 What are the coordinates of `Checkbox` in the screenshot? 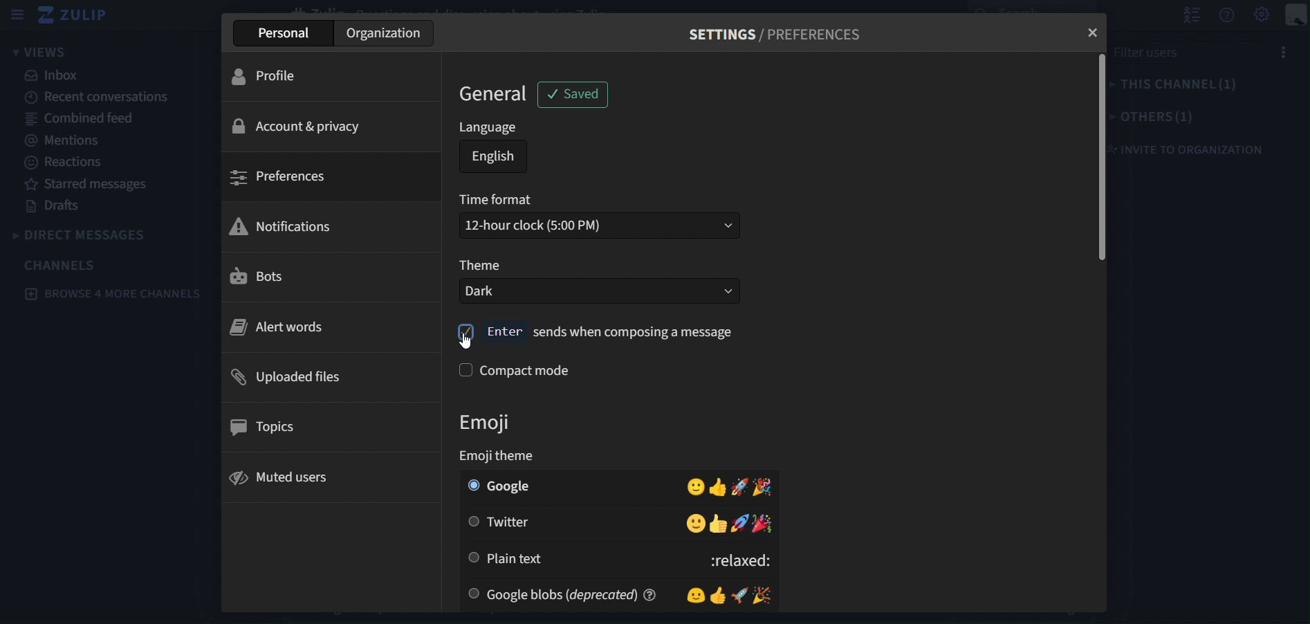 It's located at (472, 594).